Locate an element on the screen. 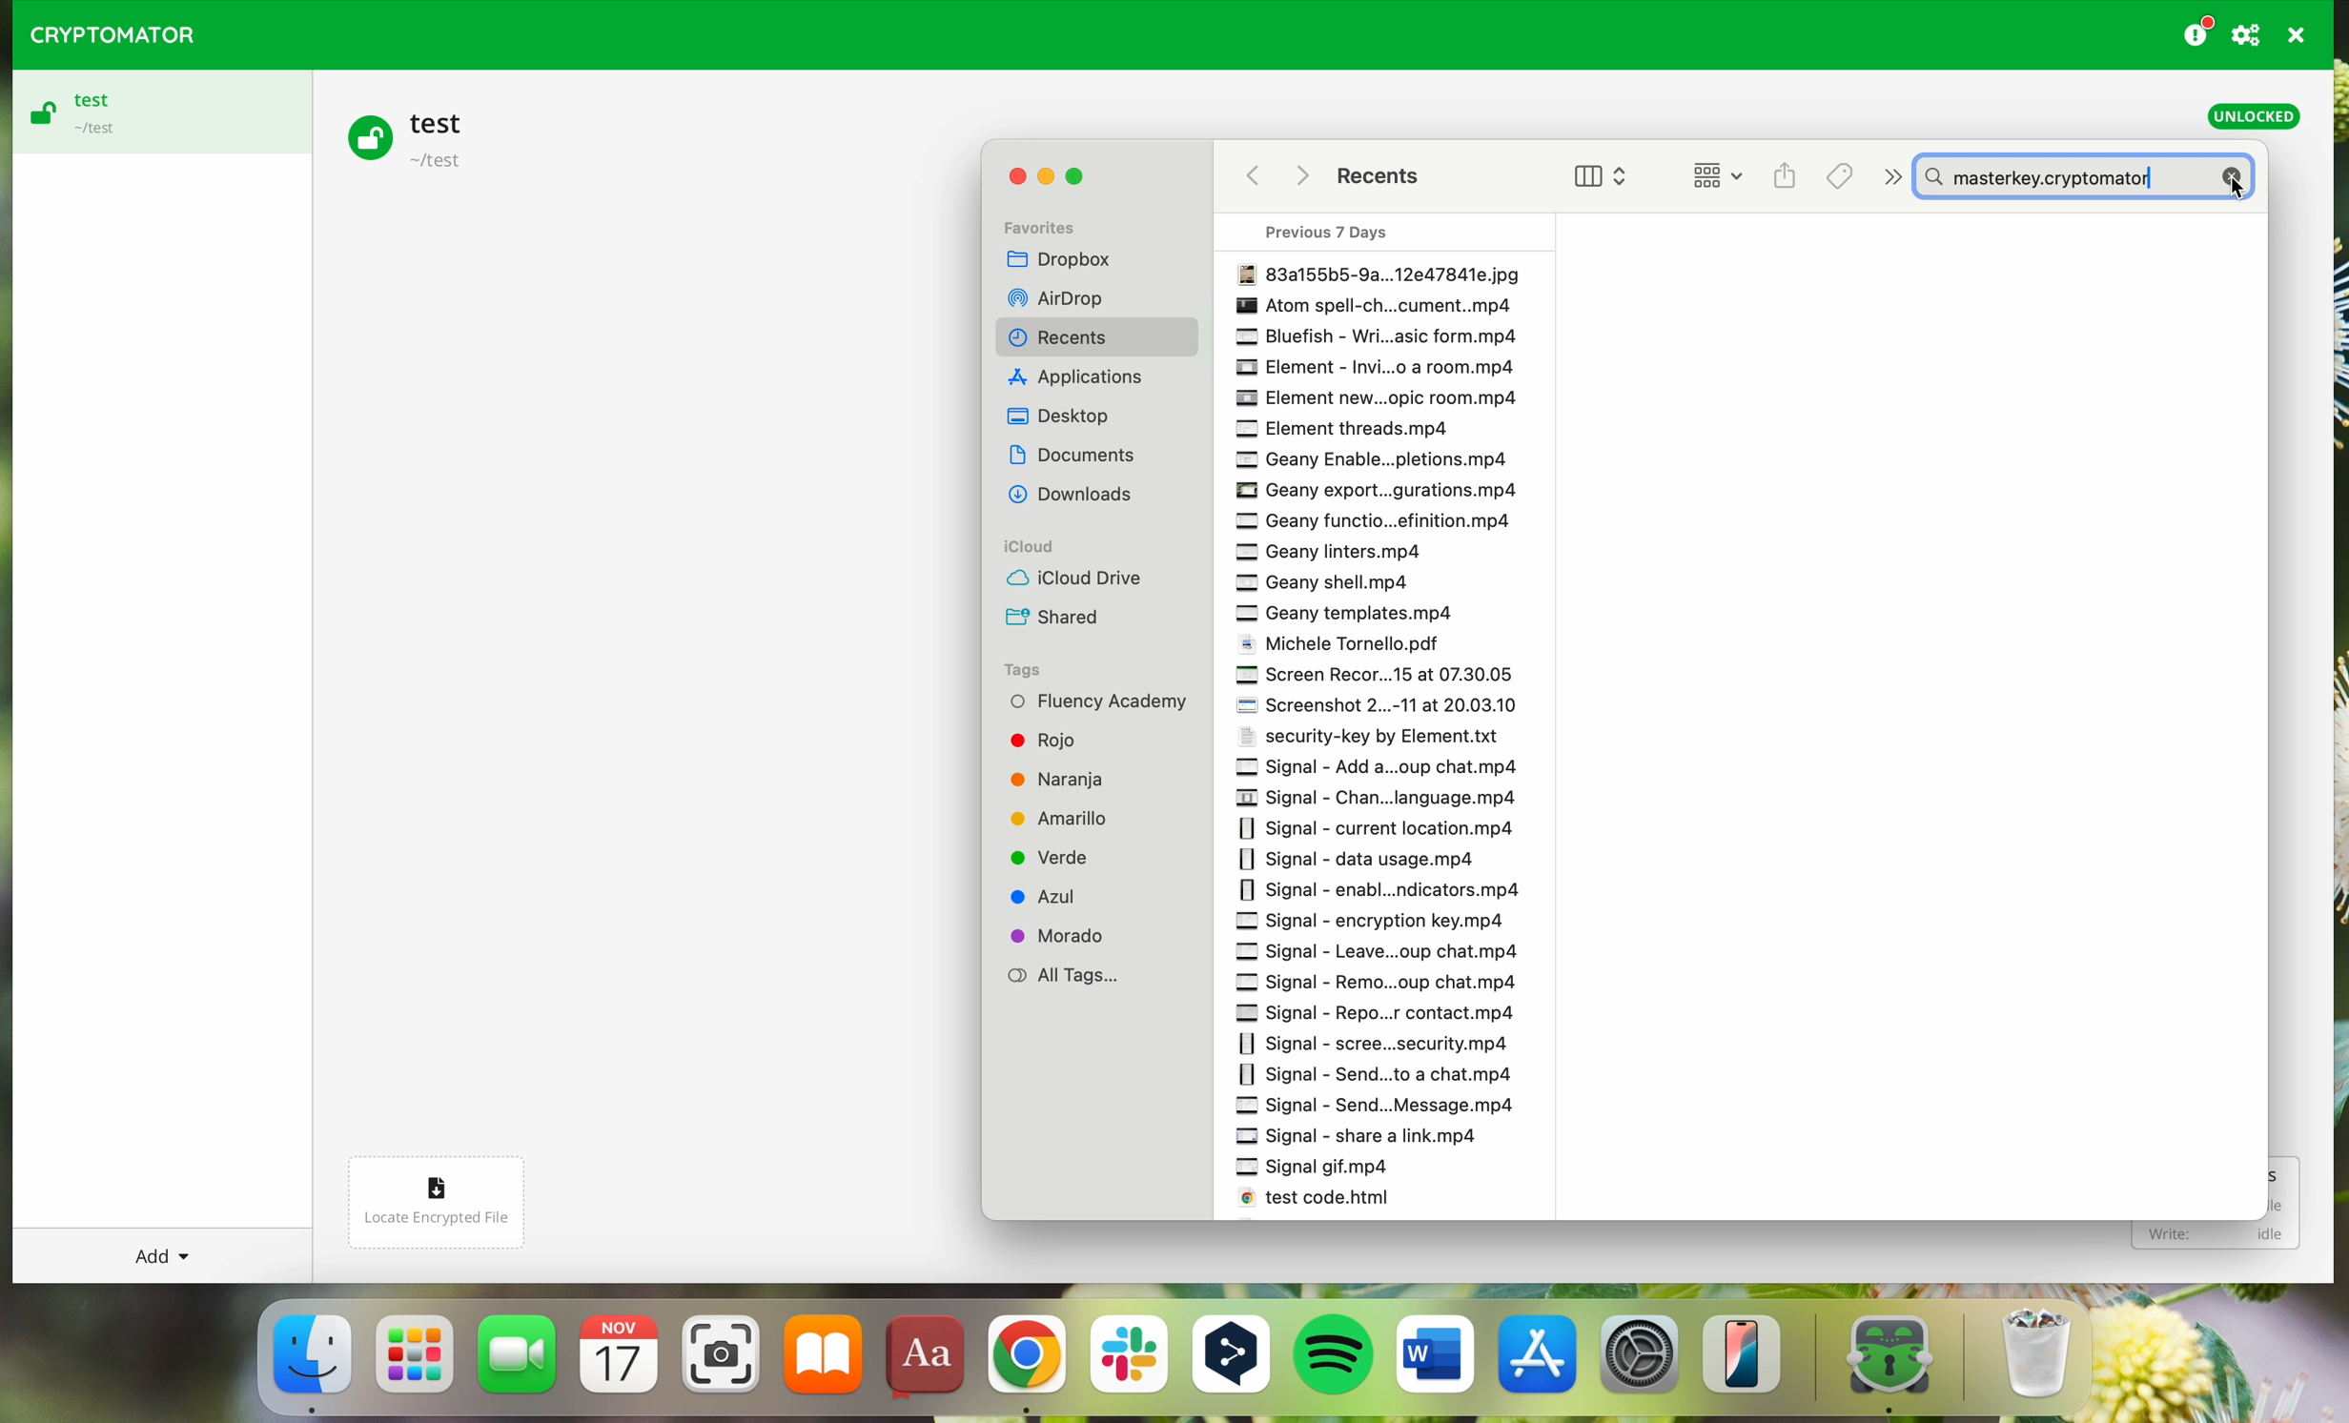 The image size is (2349, 1423). Spotify is located at coordinates (1337, 1358).